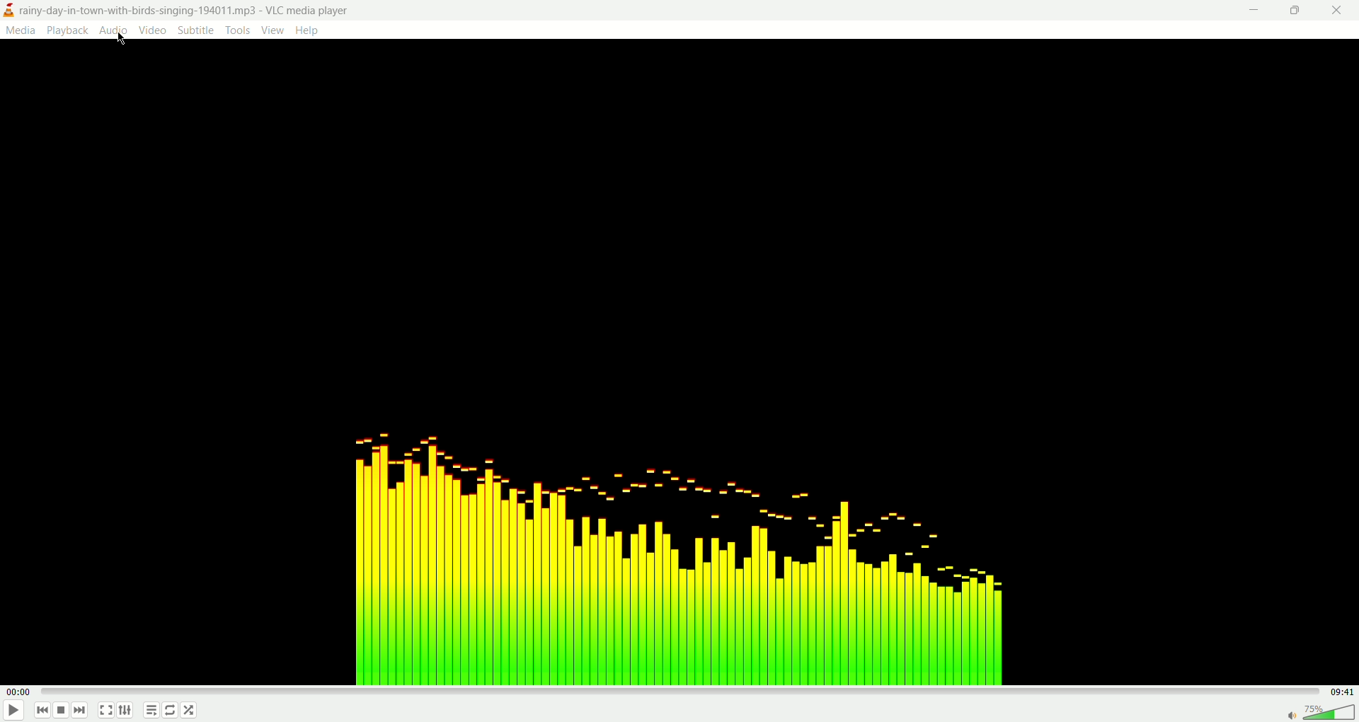 The height and width of the screenshot is (722, 1359). Describe the element at coordinates (171, 709) in the screenshot. I see `loop` at that location.